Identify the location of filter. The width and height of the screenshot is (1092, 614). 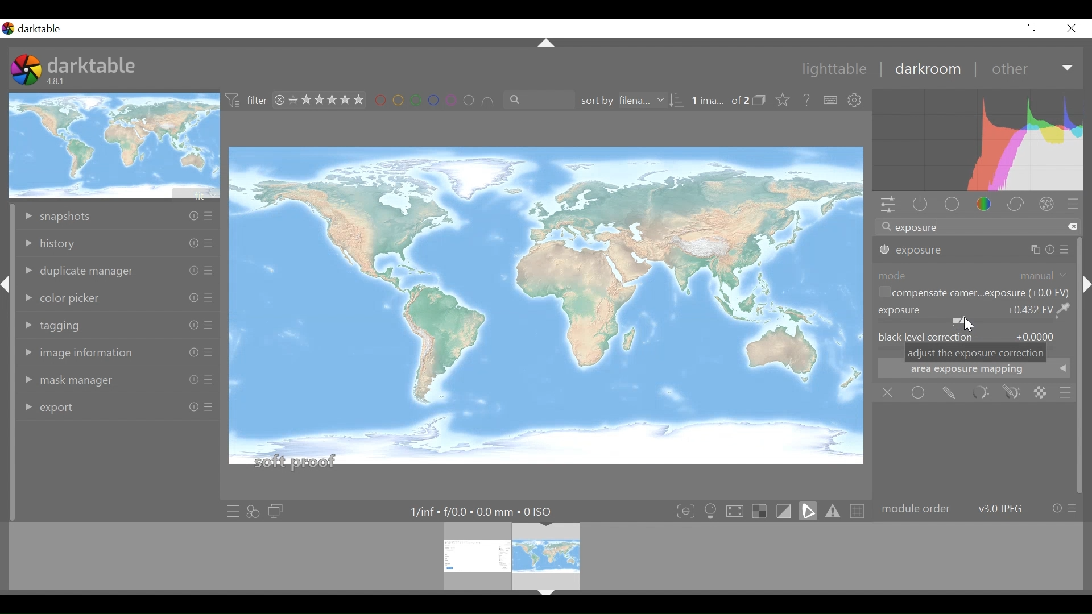
(247, 101).